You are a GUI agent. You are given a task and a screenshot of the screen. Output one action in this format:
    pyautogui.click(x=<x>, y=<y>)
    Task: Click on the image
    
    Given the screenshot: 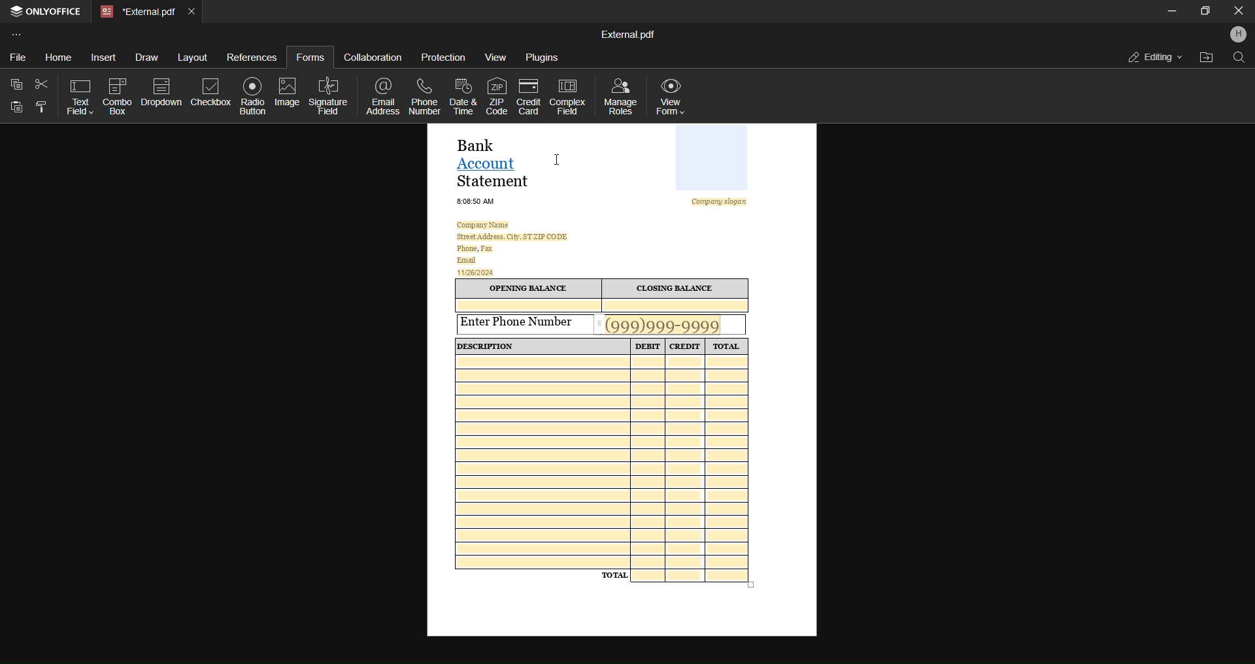 What is the action you would take?
    pyautogui.click(x=287, y=93)
    